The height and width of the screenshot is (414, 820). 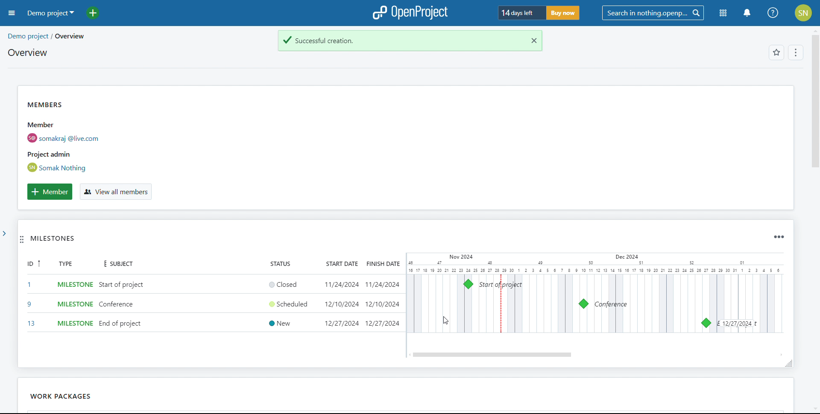 What do you see at coordinates (653, 13) in the screenshot?
I see `search` at bounding box center [653, 13].